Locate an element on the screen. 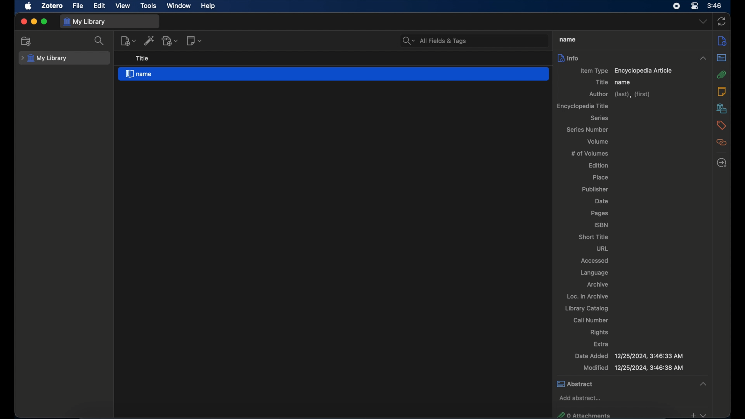 The width and height of the screenshot is (745, 419). dropdown is located at coordinates (703, 21).